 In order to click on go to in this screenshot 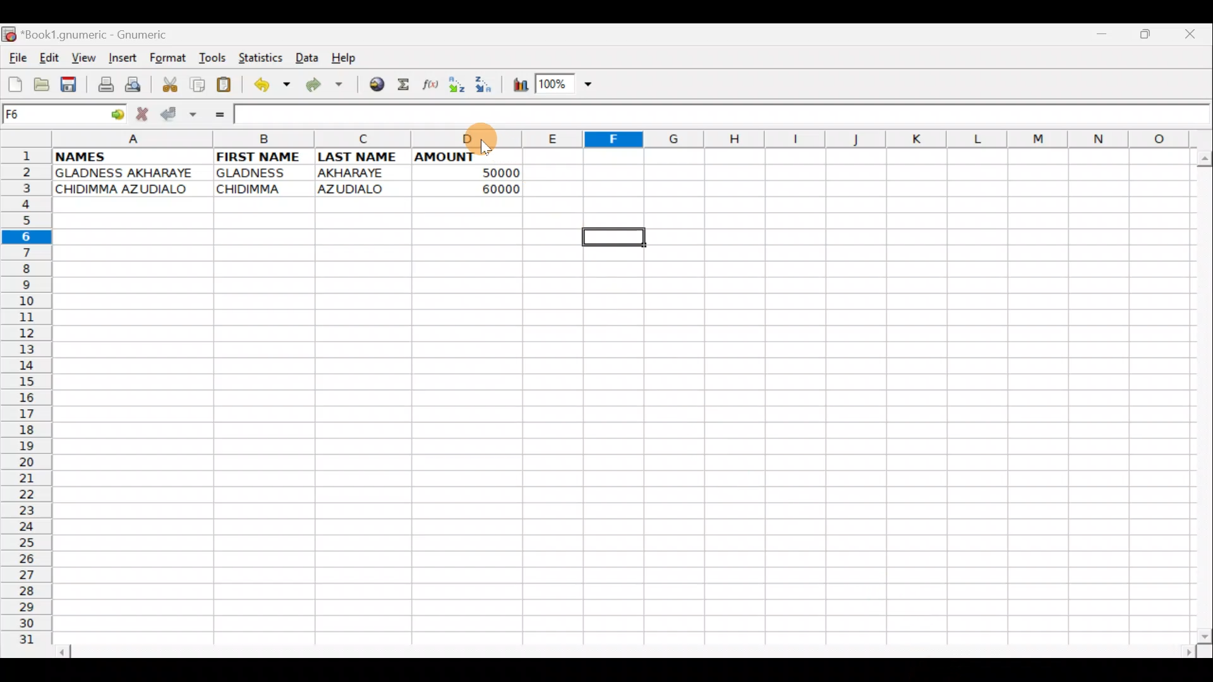, I will do `click(120, 115)`.